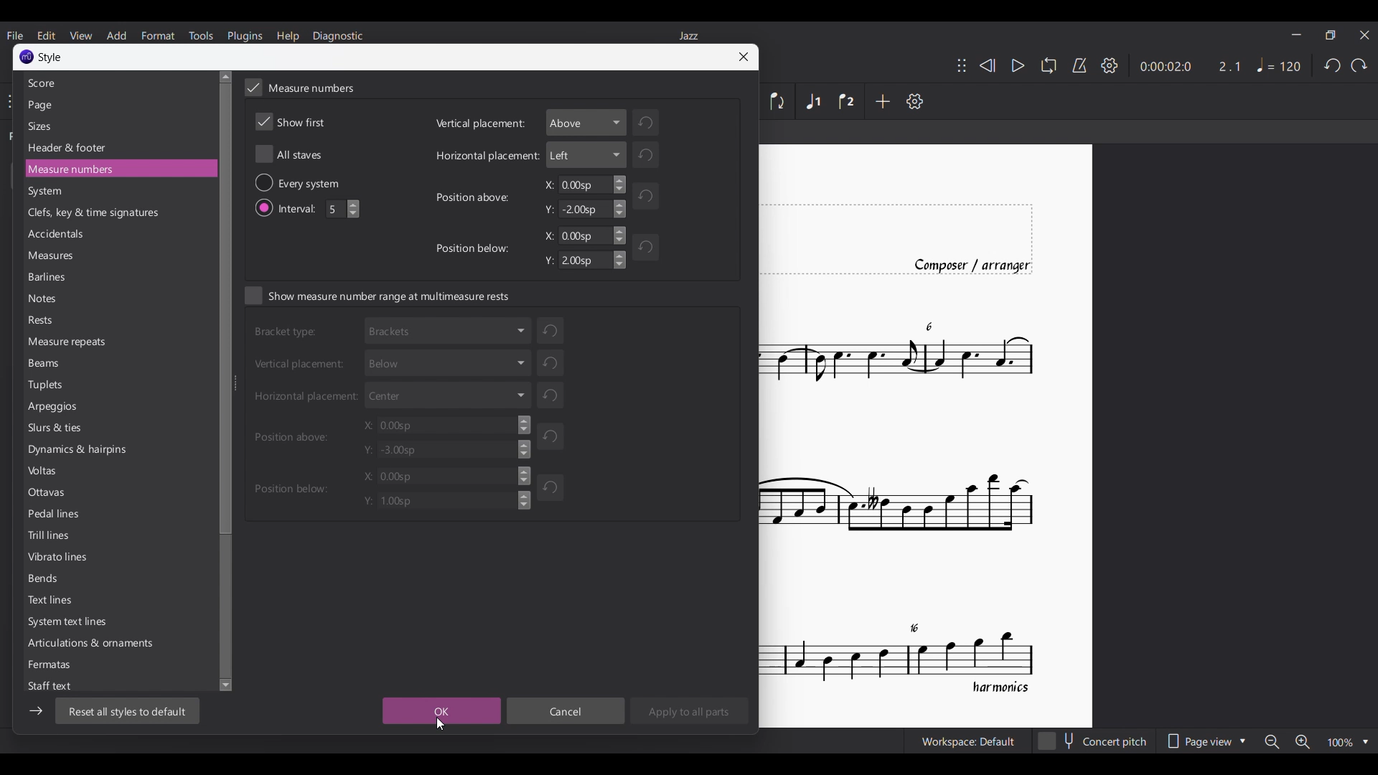 Image resolution: width=1378 pixels, height=775 pixels. I want to click on Horizontal, so click(306, 398).